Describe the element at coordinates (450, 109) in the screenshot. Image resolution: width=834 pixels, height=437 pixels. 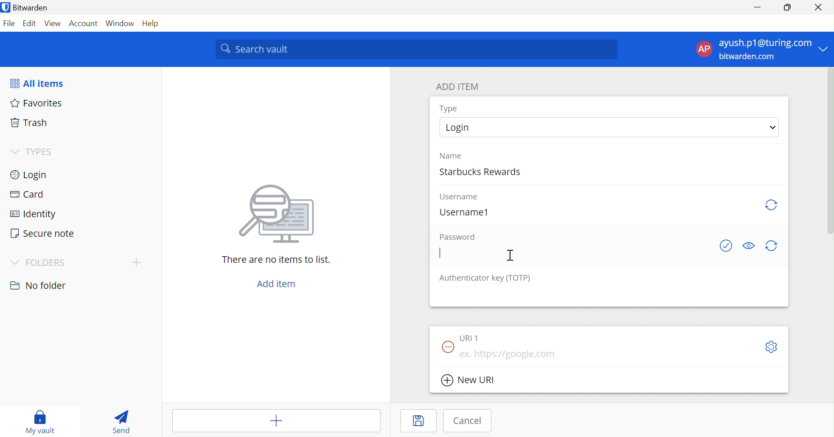
I see `Type` at that location.